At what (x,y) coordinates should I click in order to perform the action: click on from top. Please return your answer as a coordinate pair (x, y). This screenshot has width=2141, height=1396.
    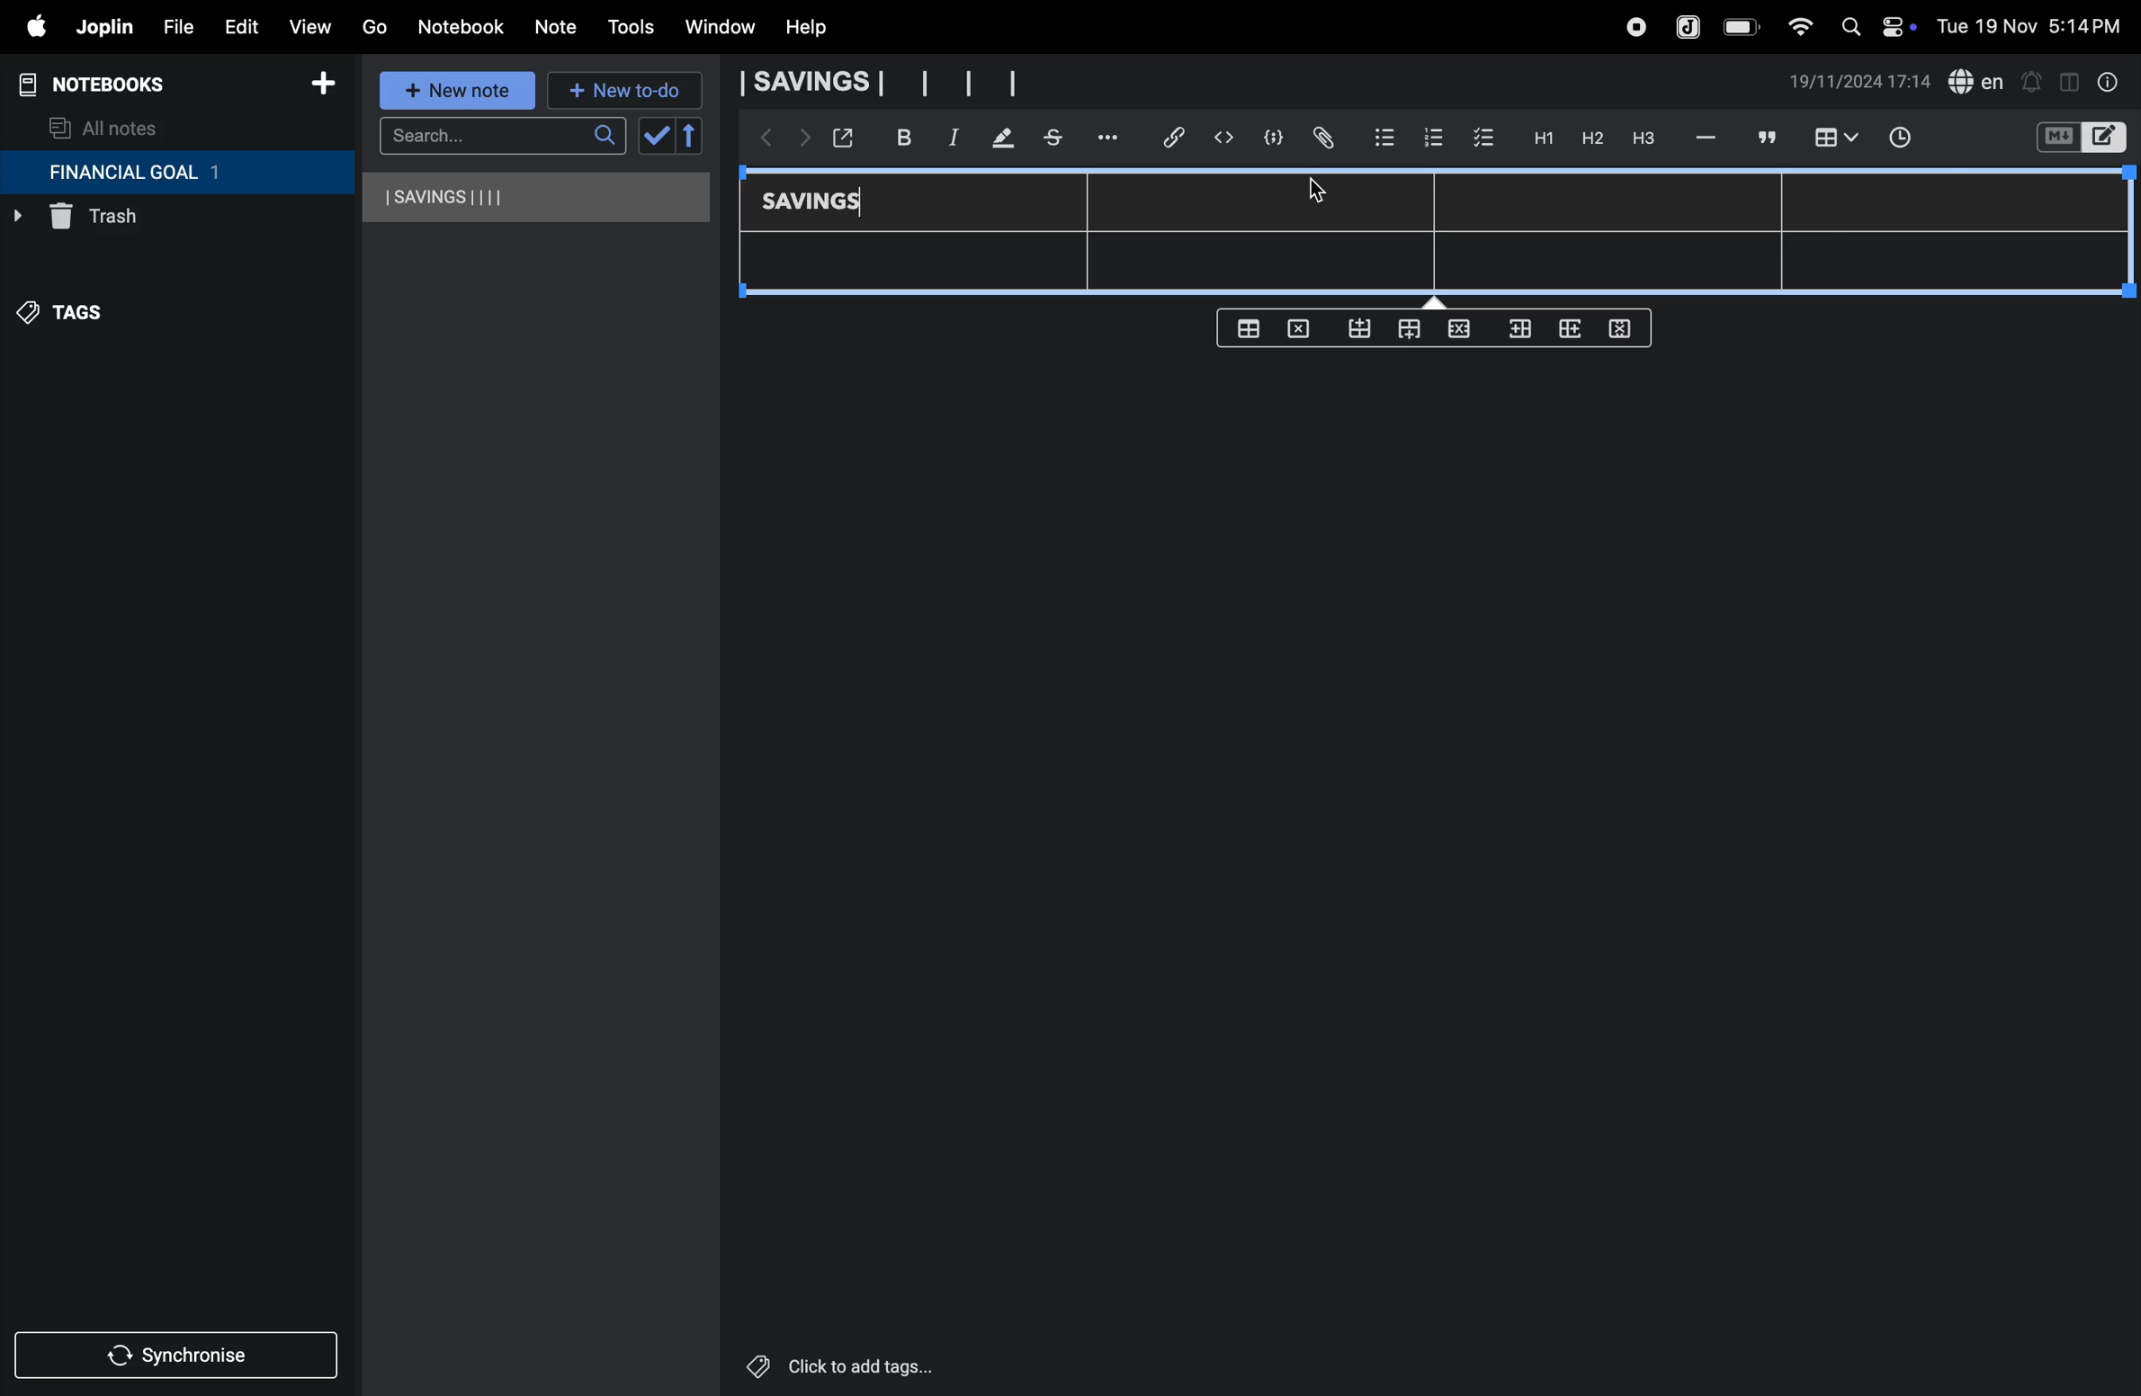
    Looking at the image, I should click on (1405, 331).